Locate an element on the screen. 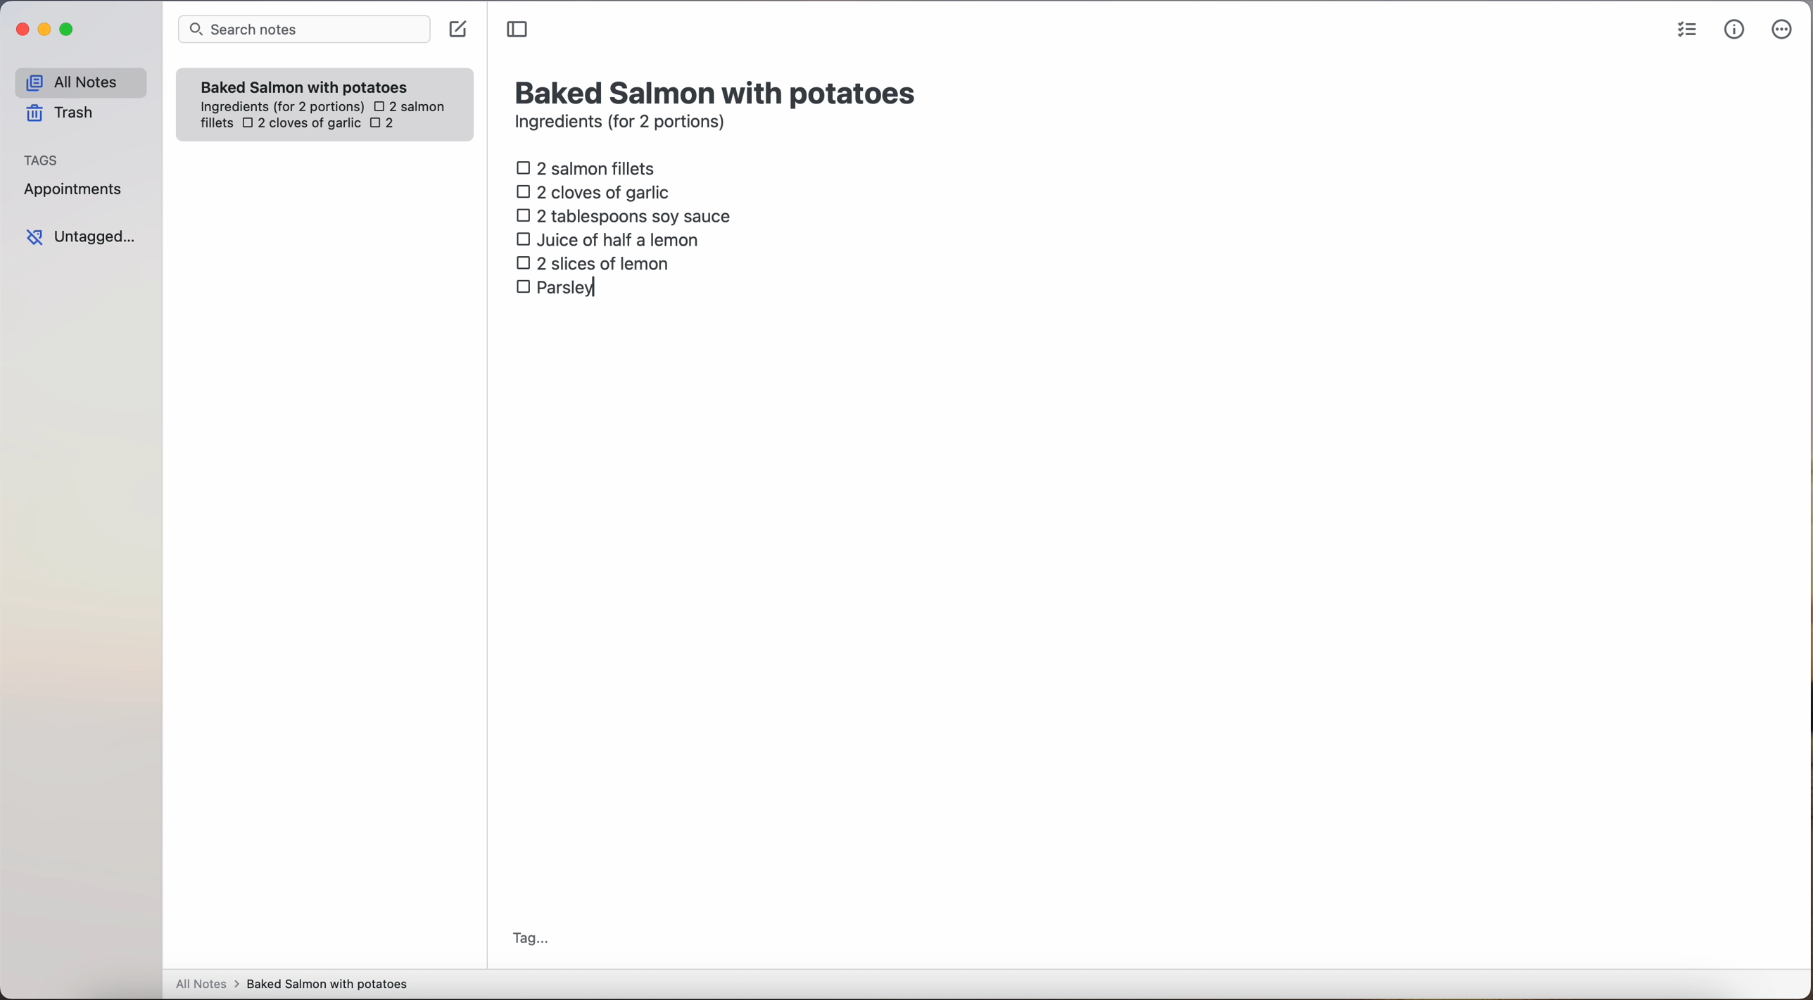 The width and height of the screenshot is (1813, 1000). parsley is located at coordinates (560, 289).